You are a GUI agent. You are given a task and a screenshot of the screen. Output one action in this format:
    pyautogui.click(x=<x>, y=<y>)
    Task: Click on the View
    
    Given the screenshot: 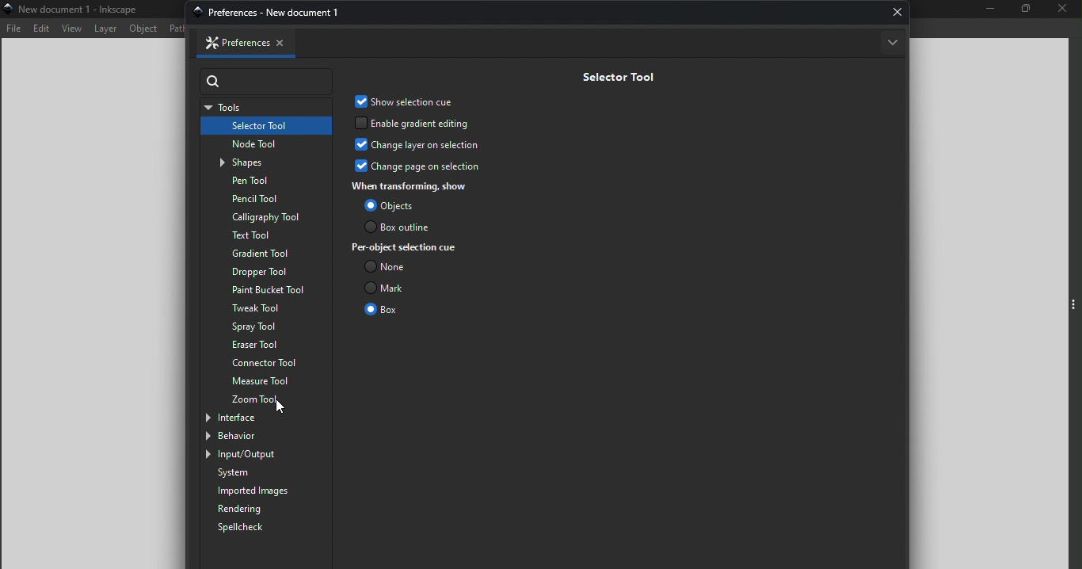 What is the action you would take?
    pyautogui.click(x=72, y=29)
    